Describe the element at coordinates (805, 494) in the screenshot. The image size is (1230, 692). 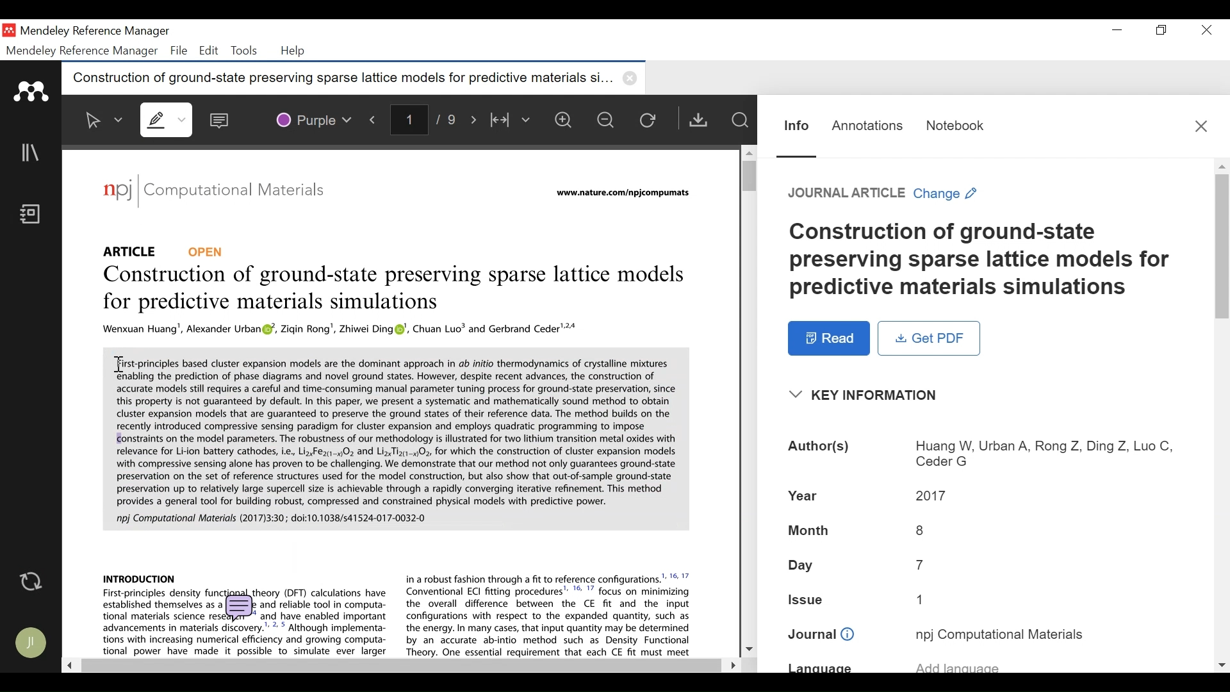
I see `Year` at that location.